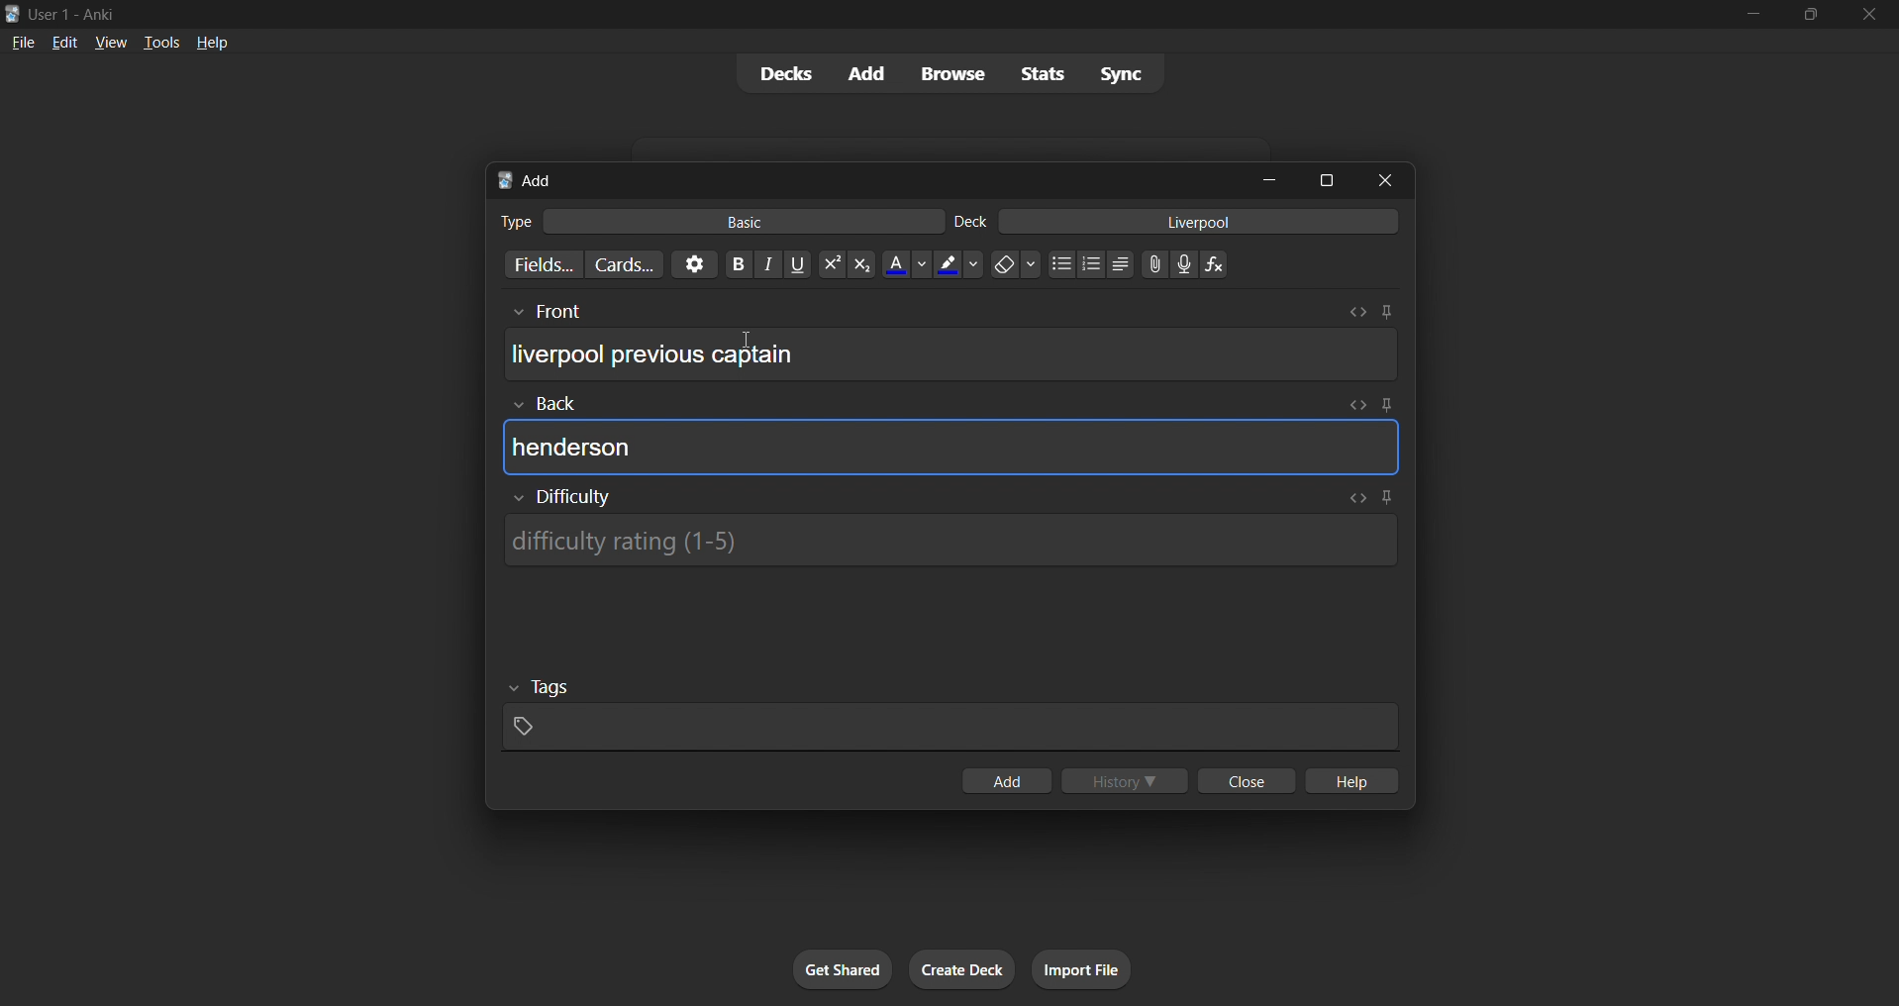 This screenshot has width=1899, height=1006. What do you see at coordinates (534, 266) in the screenshot?
I see `customize fields` at bounding box center [534, 266].